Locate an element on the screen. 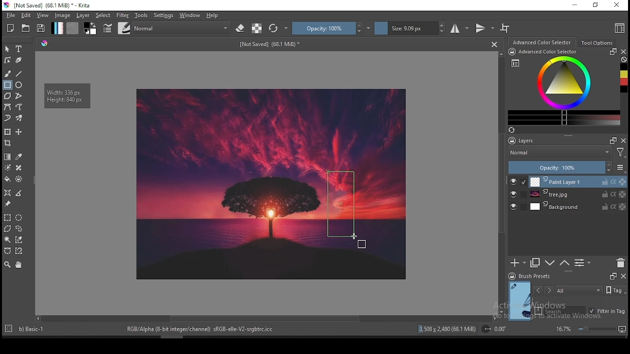 This screenshot has width=630, height=354. similar color selection tool is located at coordinates (19, 239).